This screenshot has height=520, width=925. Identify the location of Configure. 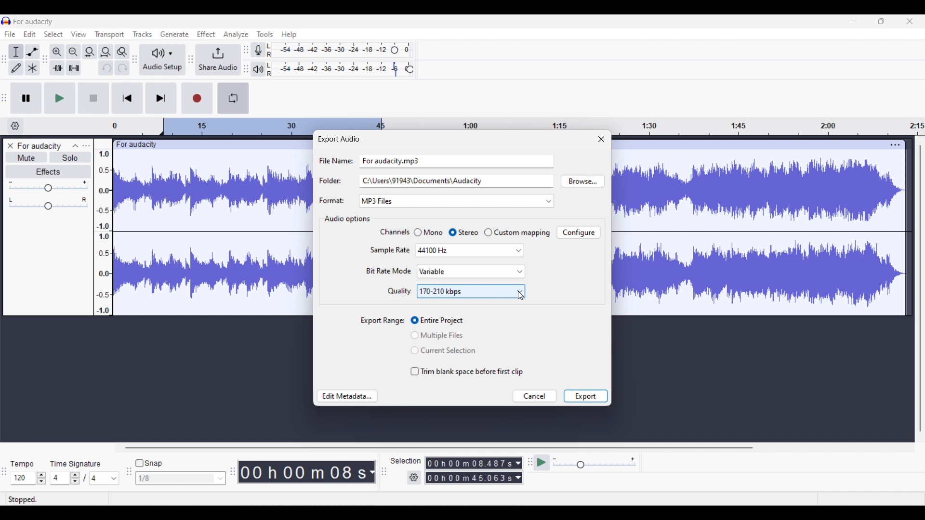
(578, 232).